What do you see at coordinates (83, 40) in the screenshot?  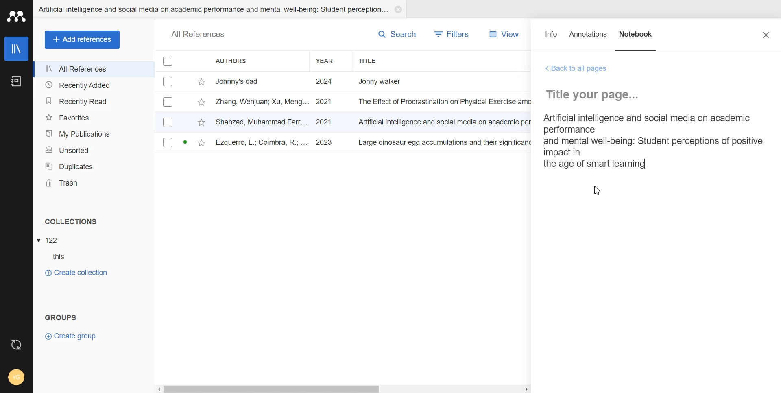 I see `Add references` at bounding box center [83, 40].